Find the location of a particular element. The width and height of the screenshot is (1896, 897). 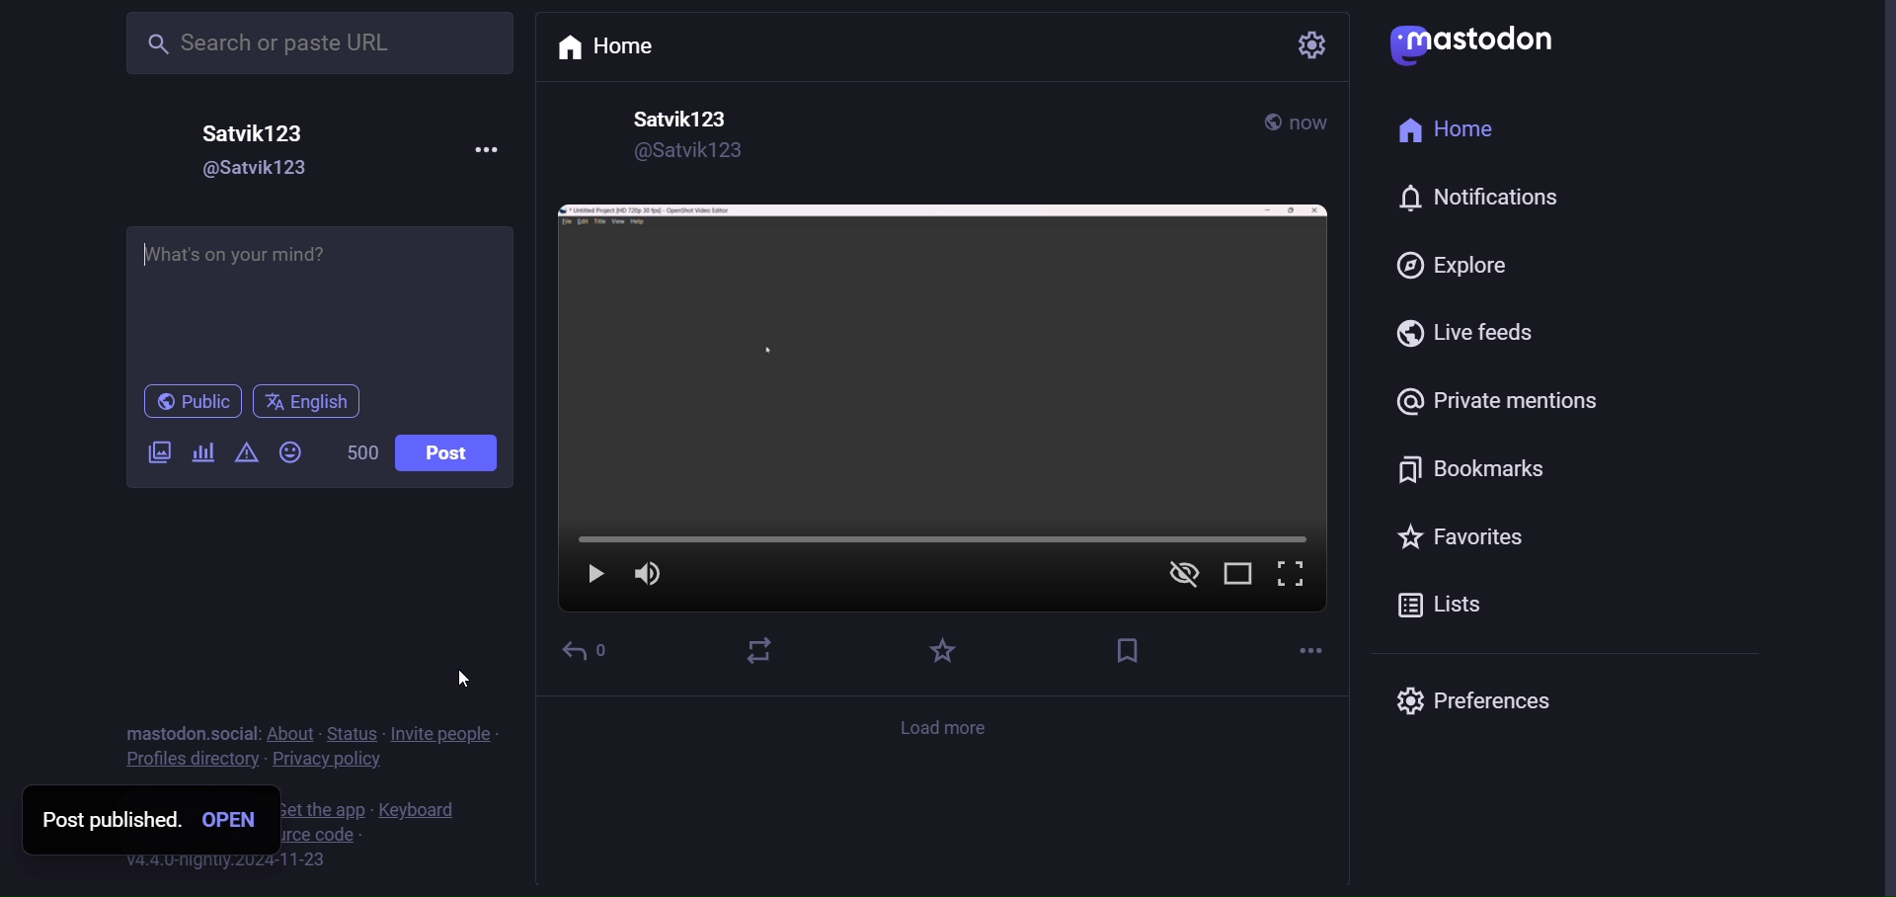

more is located at coordinates (491, 149).